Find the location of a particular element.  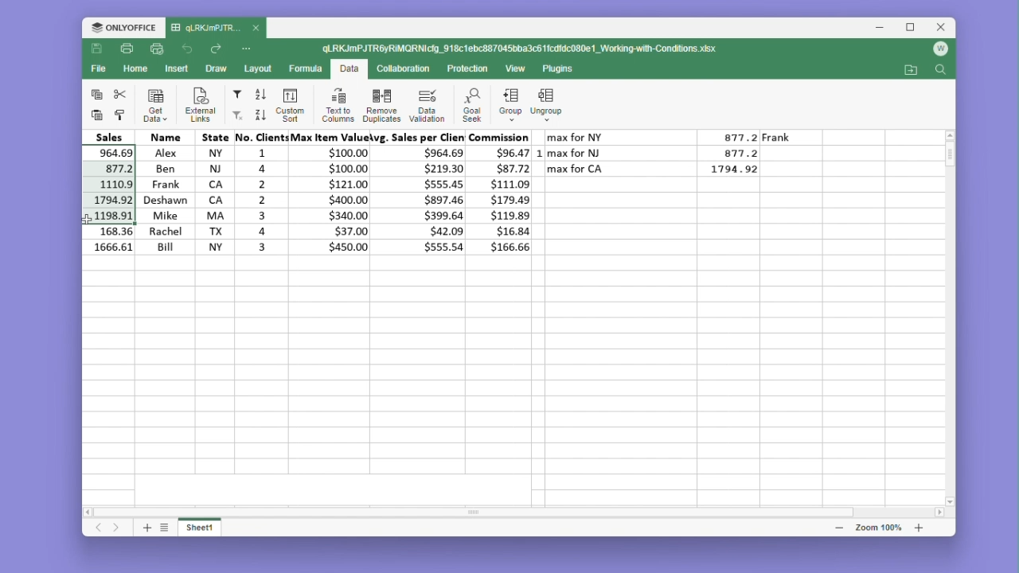

mouse pointer is located at coordinates (92, 217).